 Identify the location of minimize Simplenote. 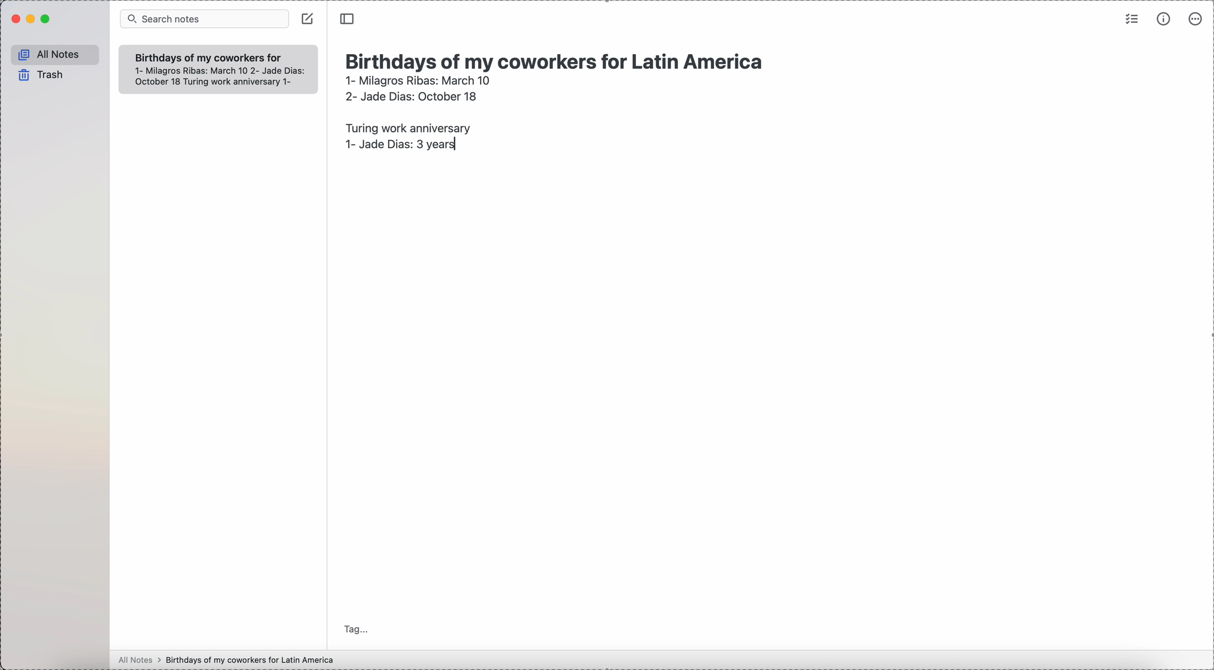
(33, 20).